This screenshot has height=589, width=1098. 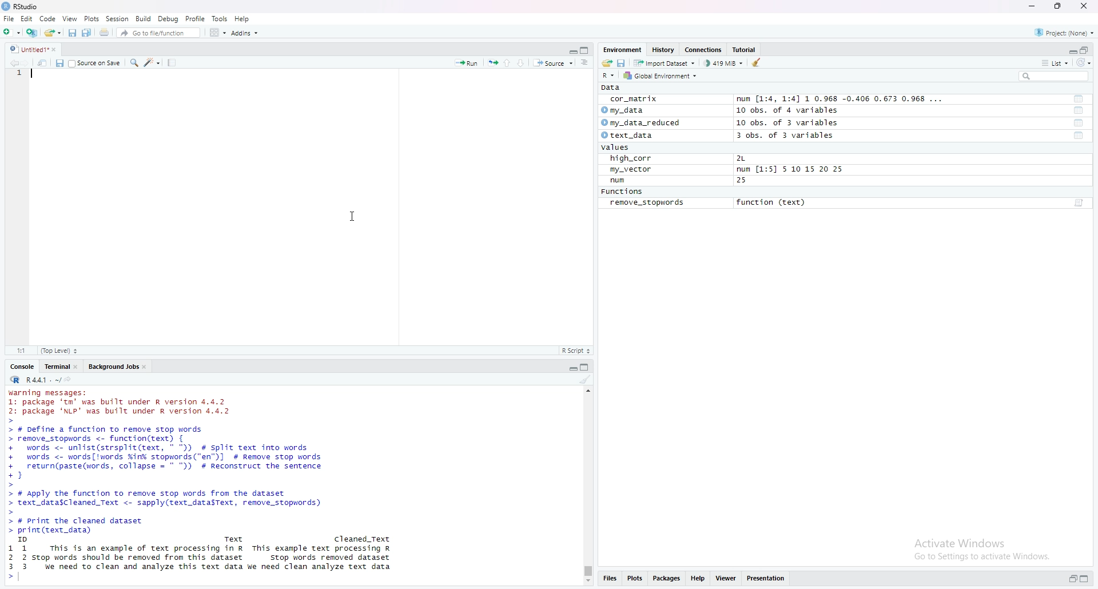 What do you see at coordinates (104, 33) in the screenshot?
I see `Print` at bounding box center [104, 33].